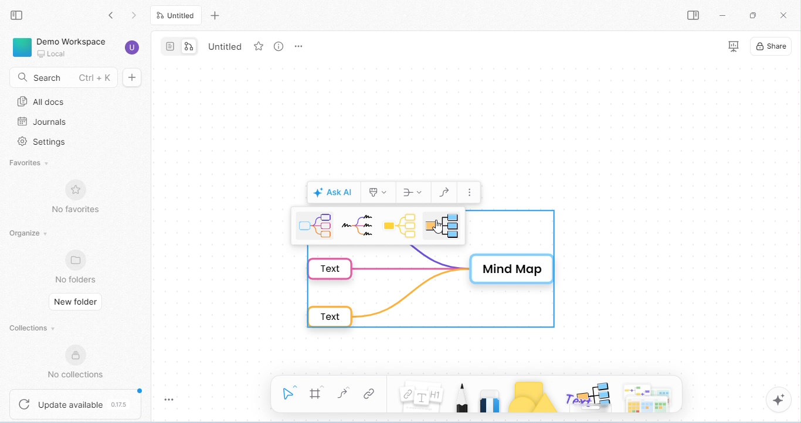  I want to click on new folder, so click(75, 301).